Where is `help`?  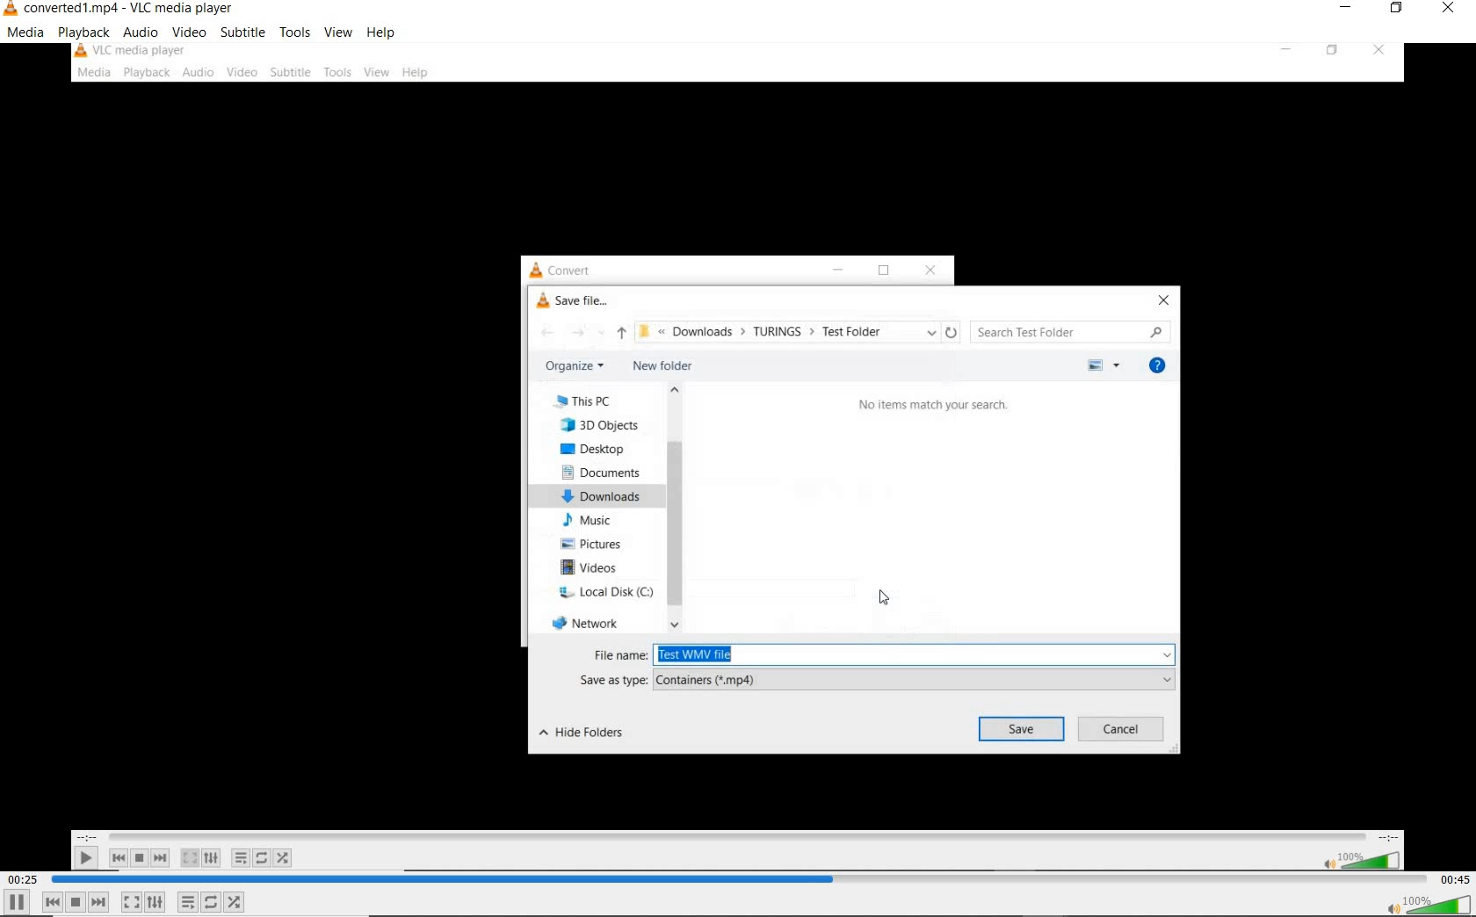
help is located at coordinates (383, 32).